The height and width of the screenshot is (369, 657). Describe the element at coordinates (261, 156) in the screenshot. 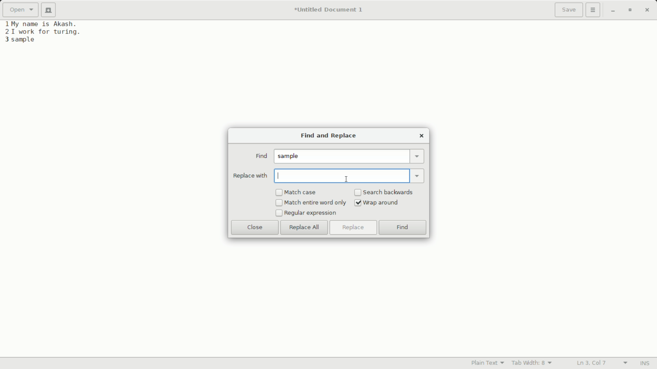

I see `find` at that location.